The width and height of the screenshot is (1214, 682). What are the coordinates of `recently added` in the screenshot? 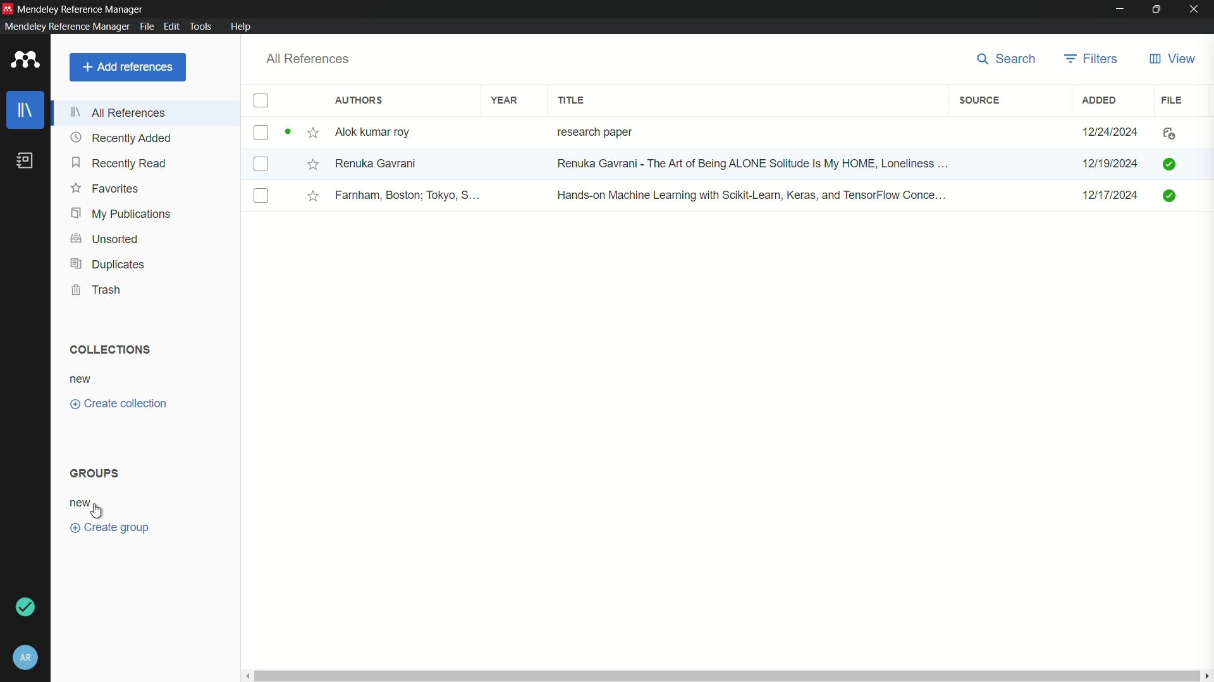 It's located at (121, 138).